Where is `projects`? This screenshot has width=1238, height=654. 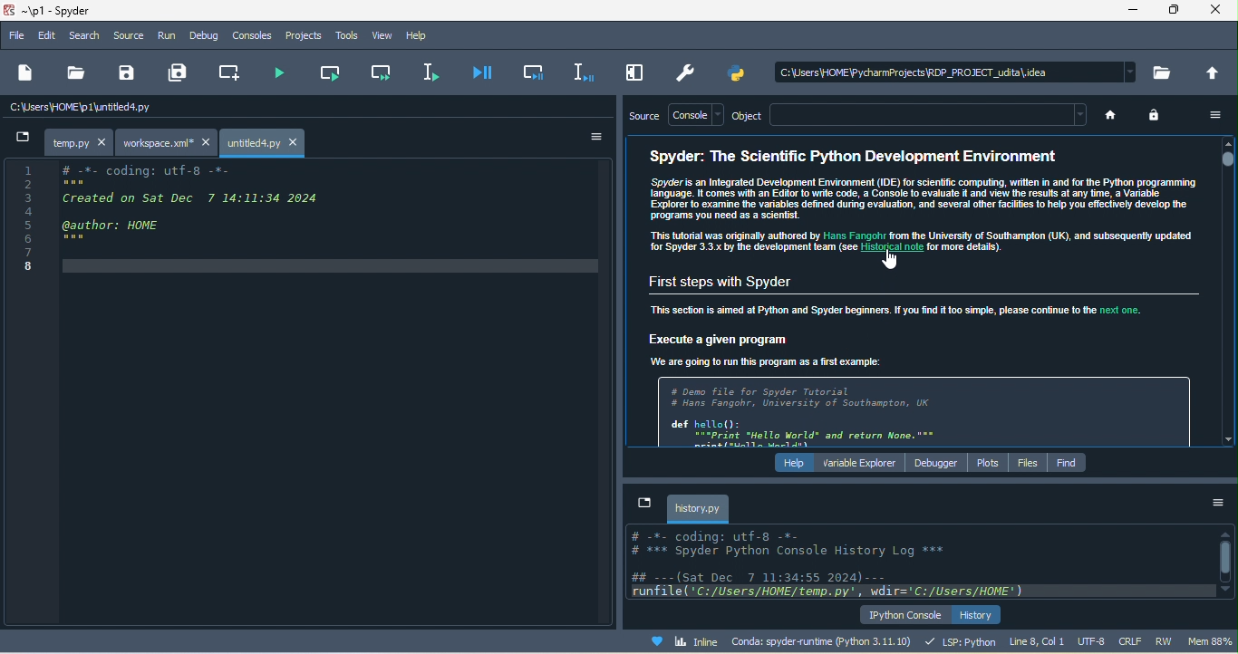 projects is located at coordinates (301, 38).